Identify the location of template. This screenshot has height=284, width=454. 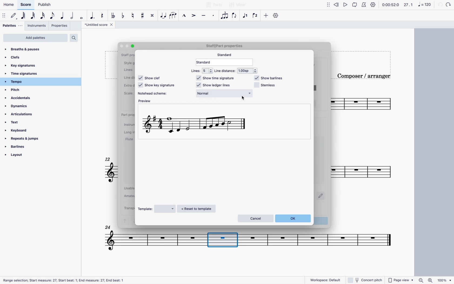
(157, 209).